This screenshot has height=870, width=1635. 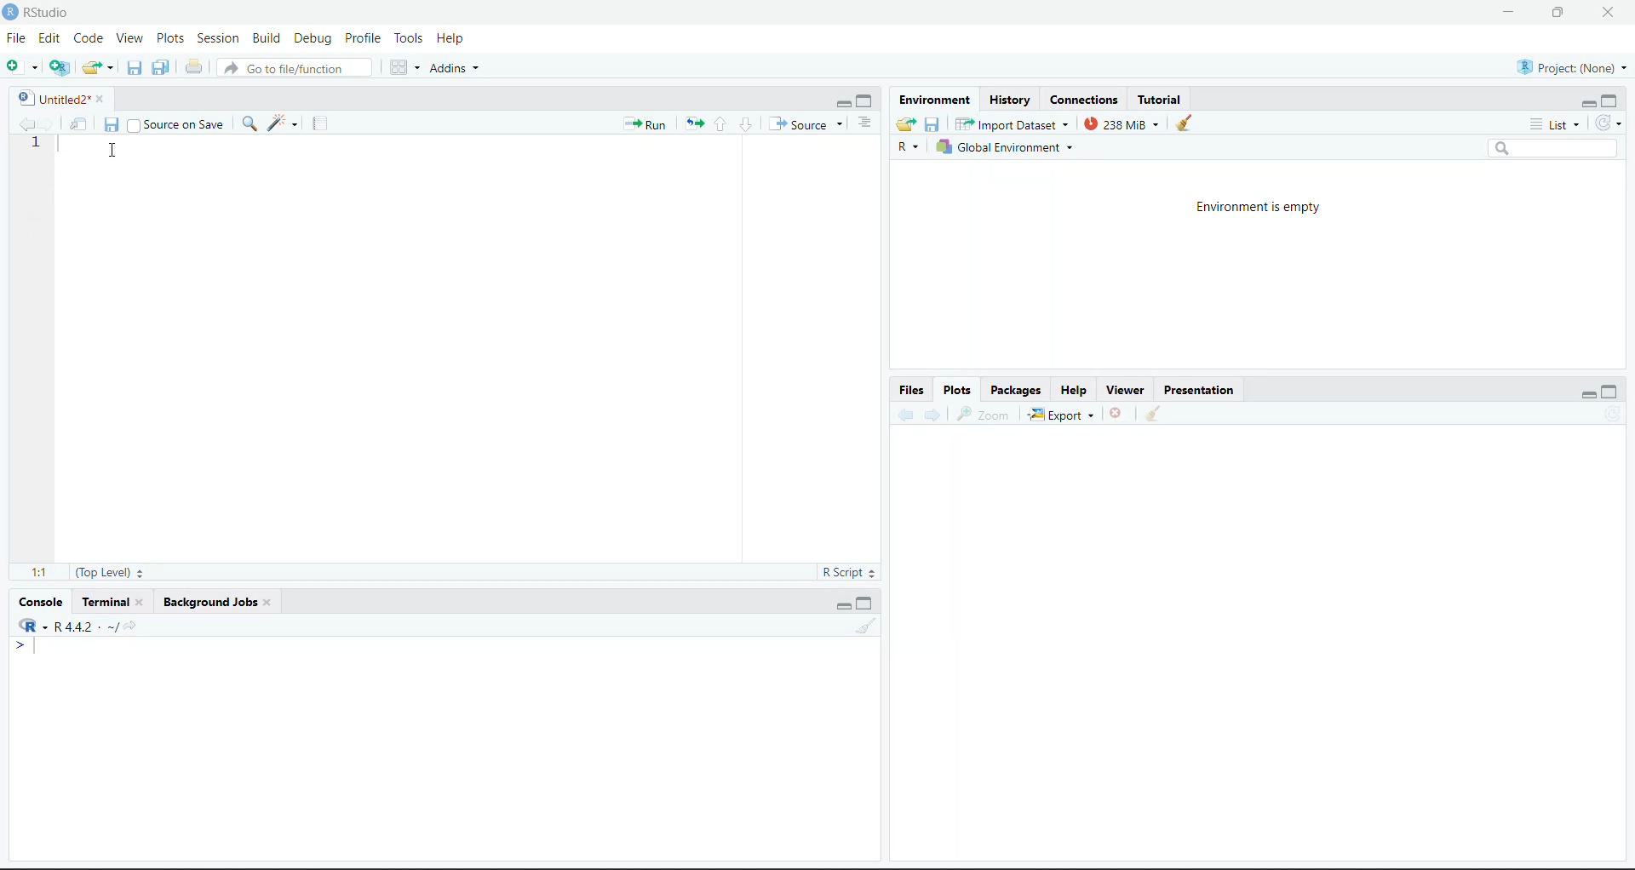 I want to click on clear, so click(x=271, y=602).